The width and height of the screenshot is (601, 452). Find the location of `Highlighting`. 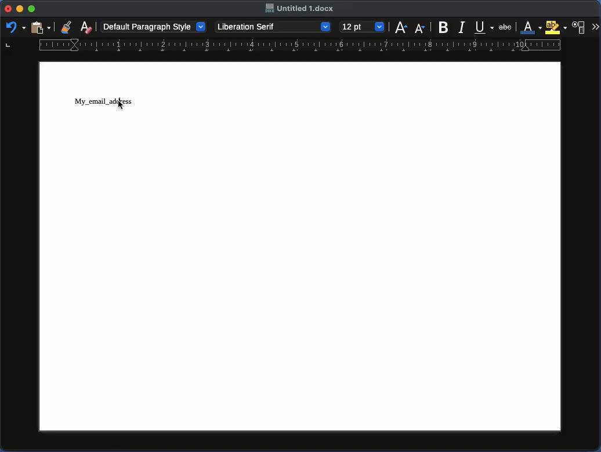

Highlighting is located at coordinates (556, 27).